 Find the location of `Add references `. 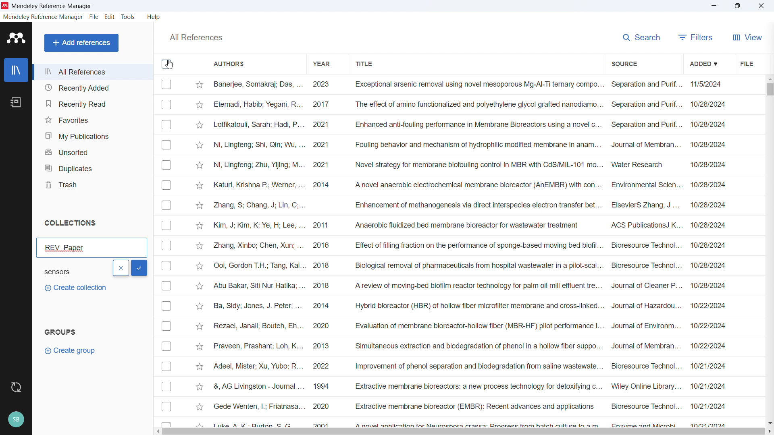

Add references  is located at coordinates (81, 43).